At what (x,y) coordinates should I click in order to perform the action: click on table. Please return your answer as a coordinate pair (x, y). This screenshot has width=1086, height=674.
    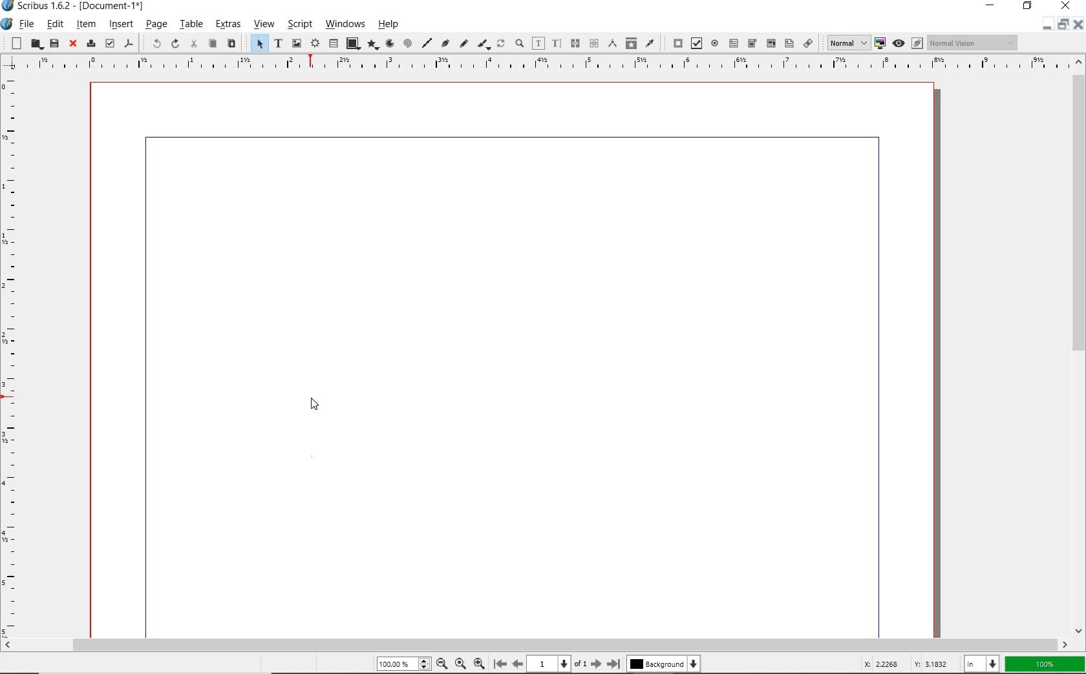
    Looking at the image, I should click on (191, 25).